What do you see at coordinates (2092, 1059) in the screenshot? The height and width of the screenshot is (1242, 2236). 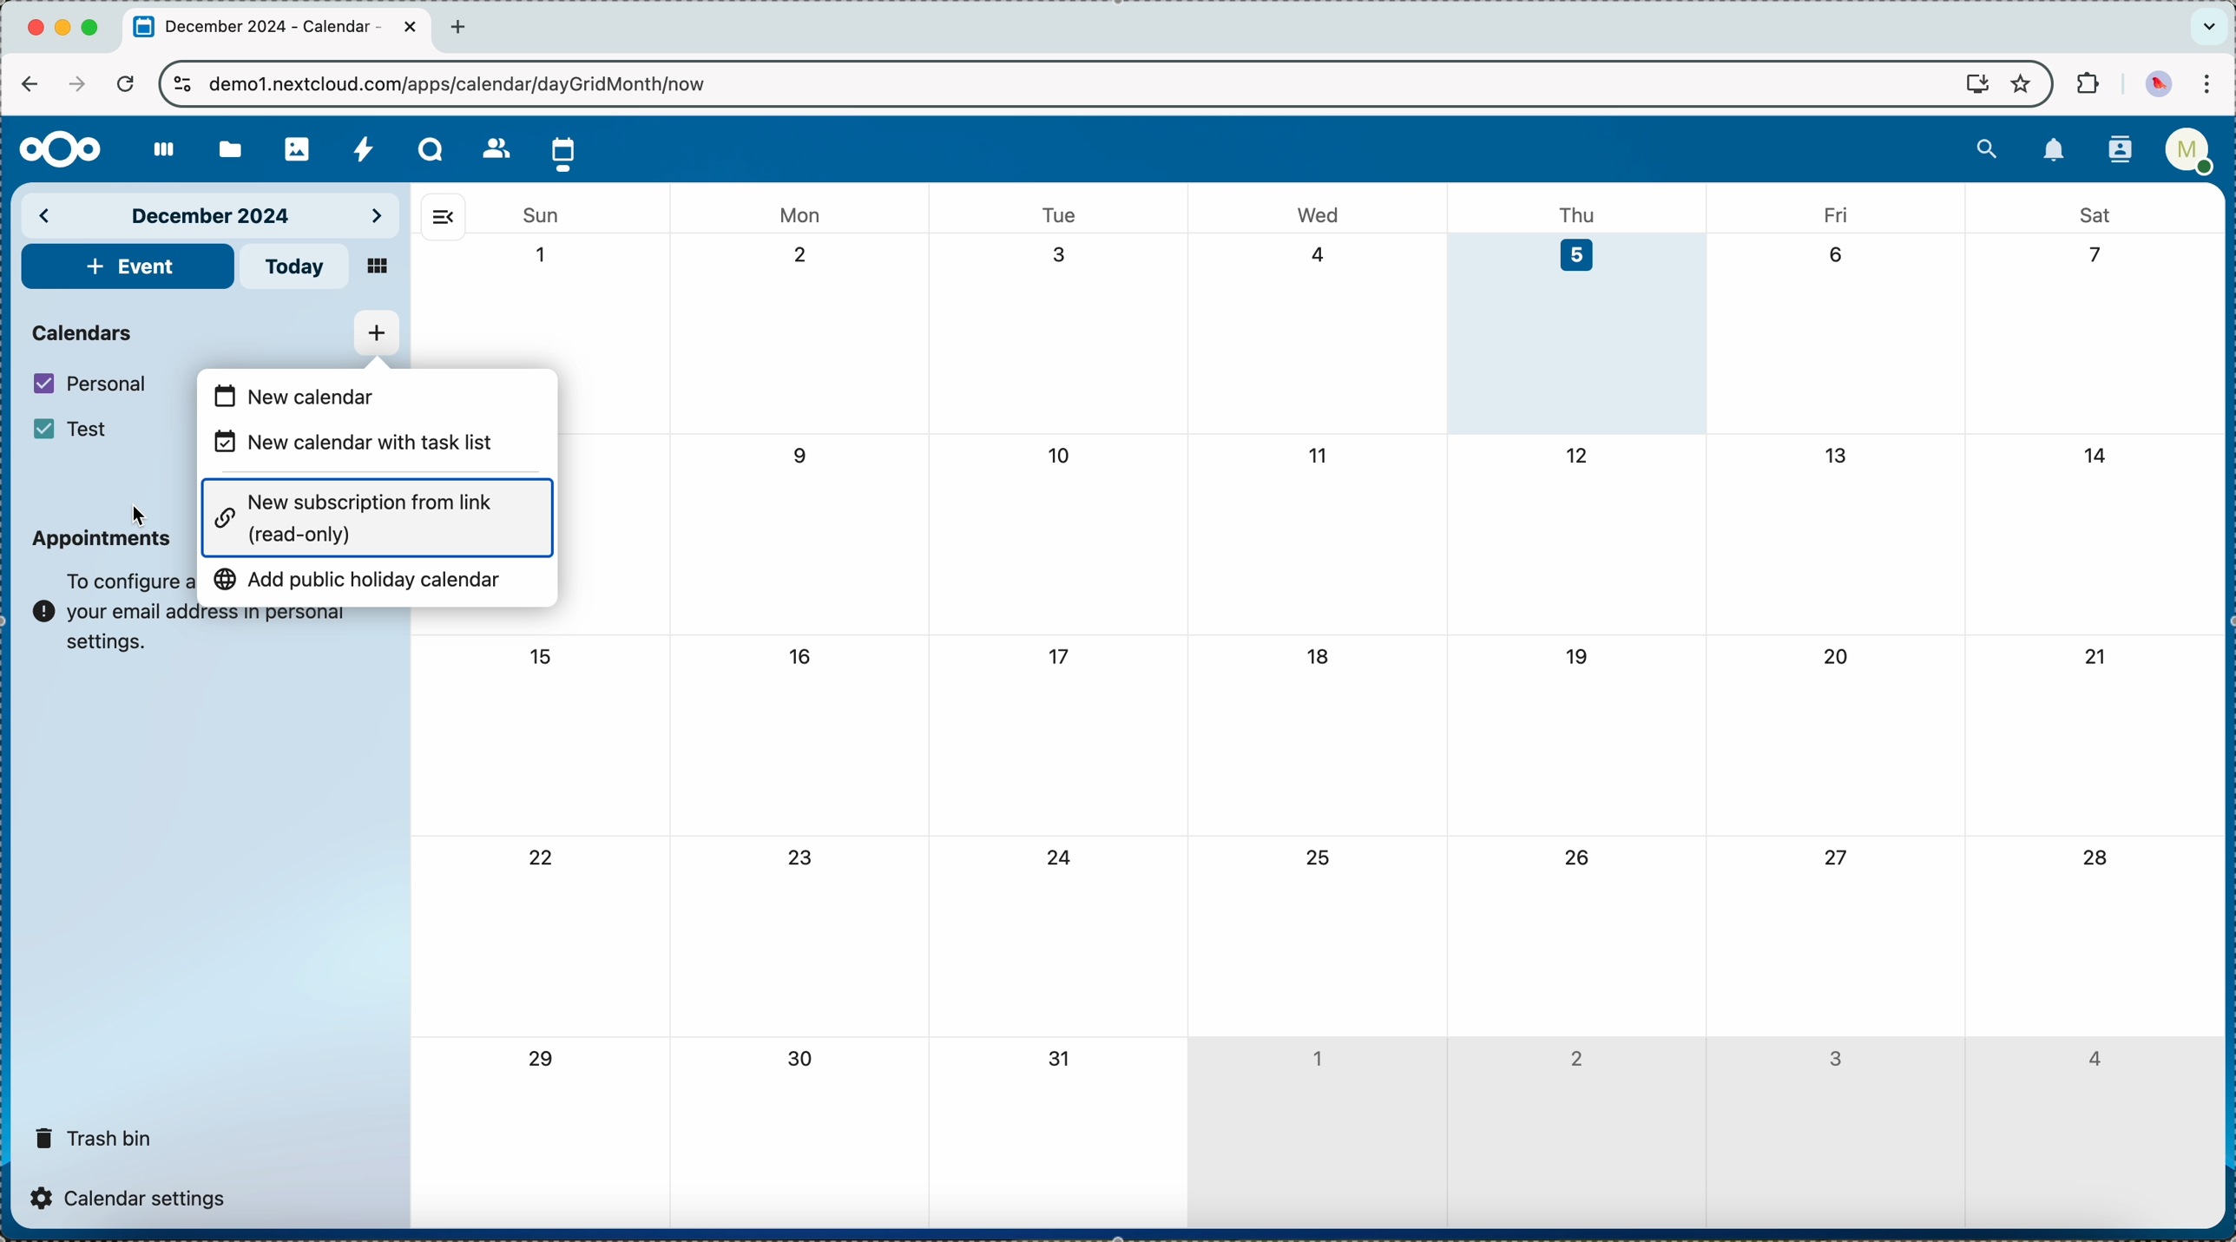 I see `4` at bounding box center [2092, 1059].